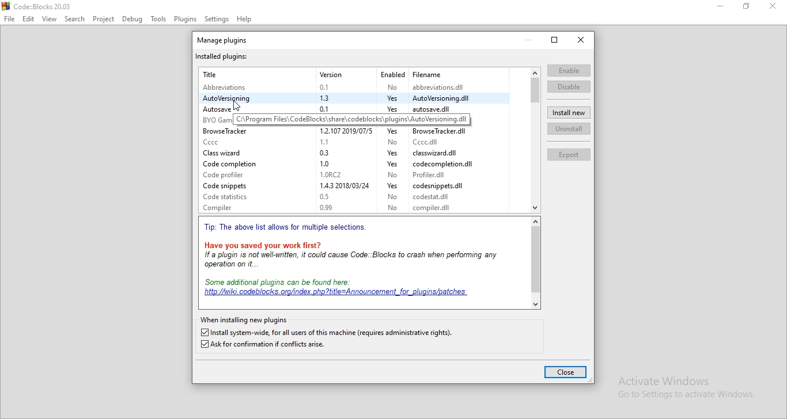 The width and height of the screenshot is (787, 419). Describe the element at coordinates (438, 154) in the screenshot. I see `classwizard.dil` at that location.